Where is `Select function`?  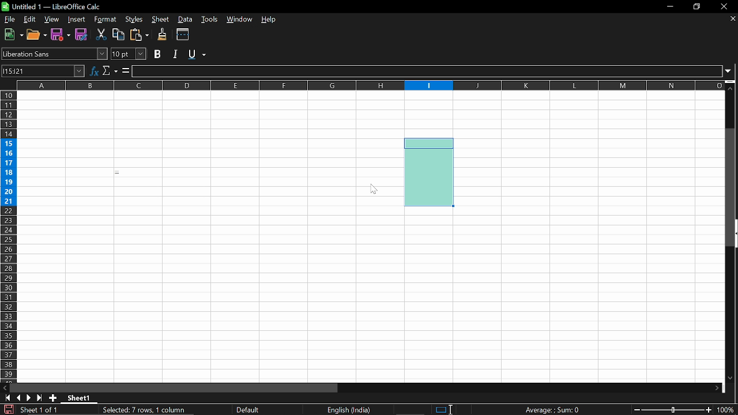
Select function is located at coordinates (110, 71).